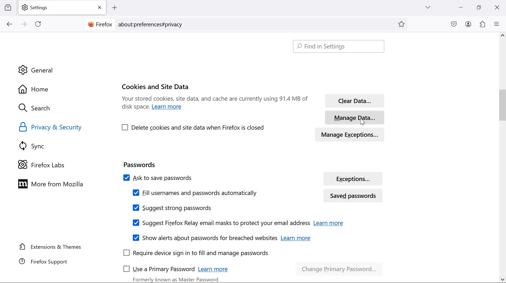 This screenshot has height=283, width=506. Describe the element at coordinates (40, 109) in the screenshot. I see `search` at that location.